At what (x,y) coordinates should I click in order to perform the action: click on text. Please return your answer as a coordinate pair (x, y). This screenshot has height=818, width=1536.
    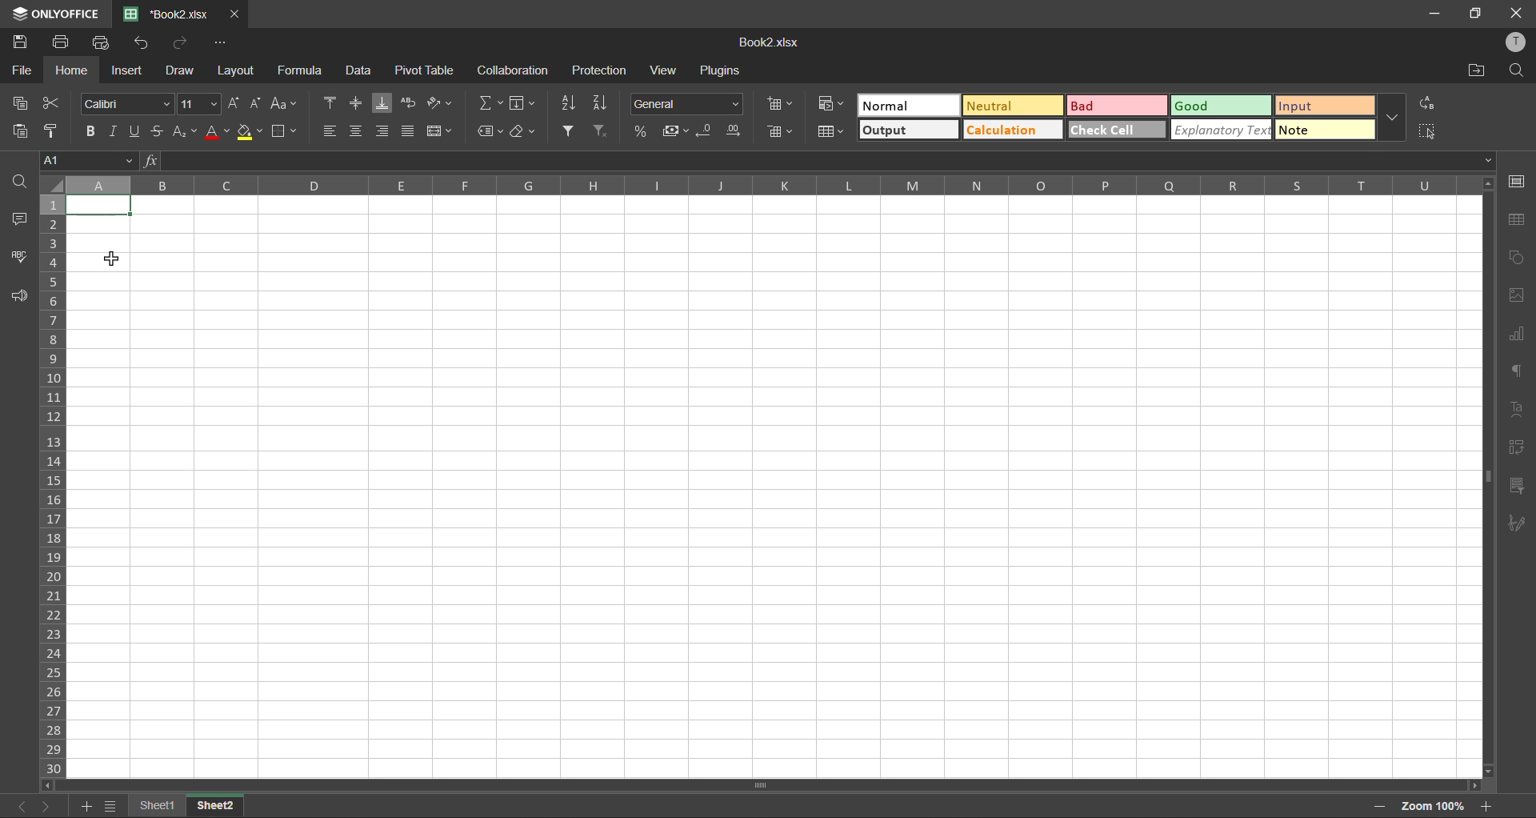
    Looking at the image, I should click on (1516, 409).